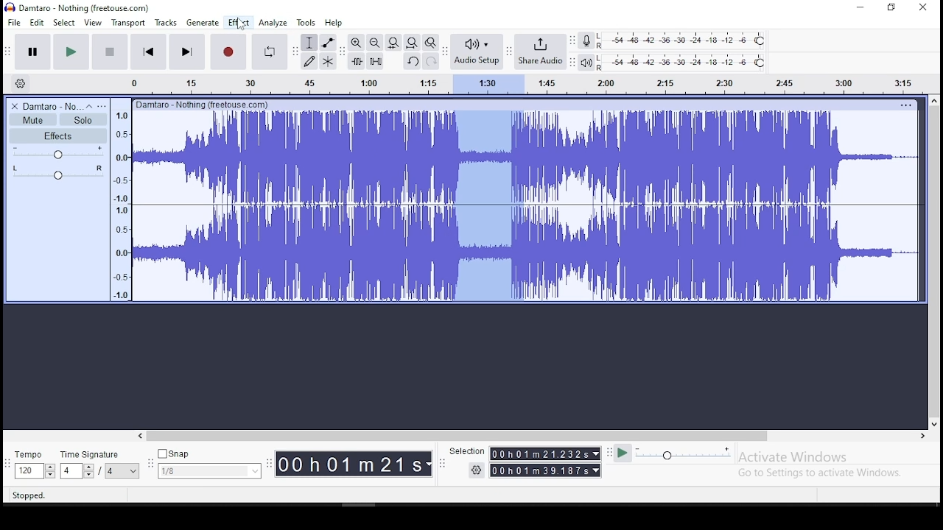  I want to click on Cursor, so click(240, 25).